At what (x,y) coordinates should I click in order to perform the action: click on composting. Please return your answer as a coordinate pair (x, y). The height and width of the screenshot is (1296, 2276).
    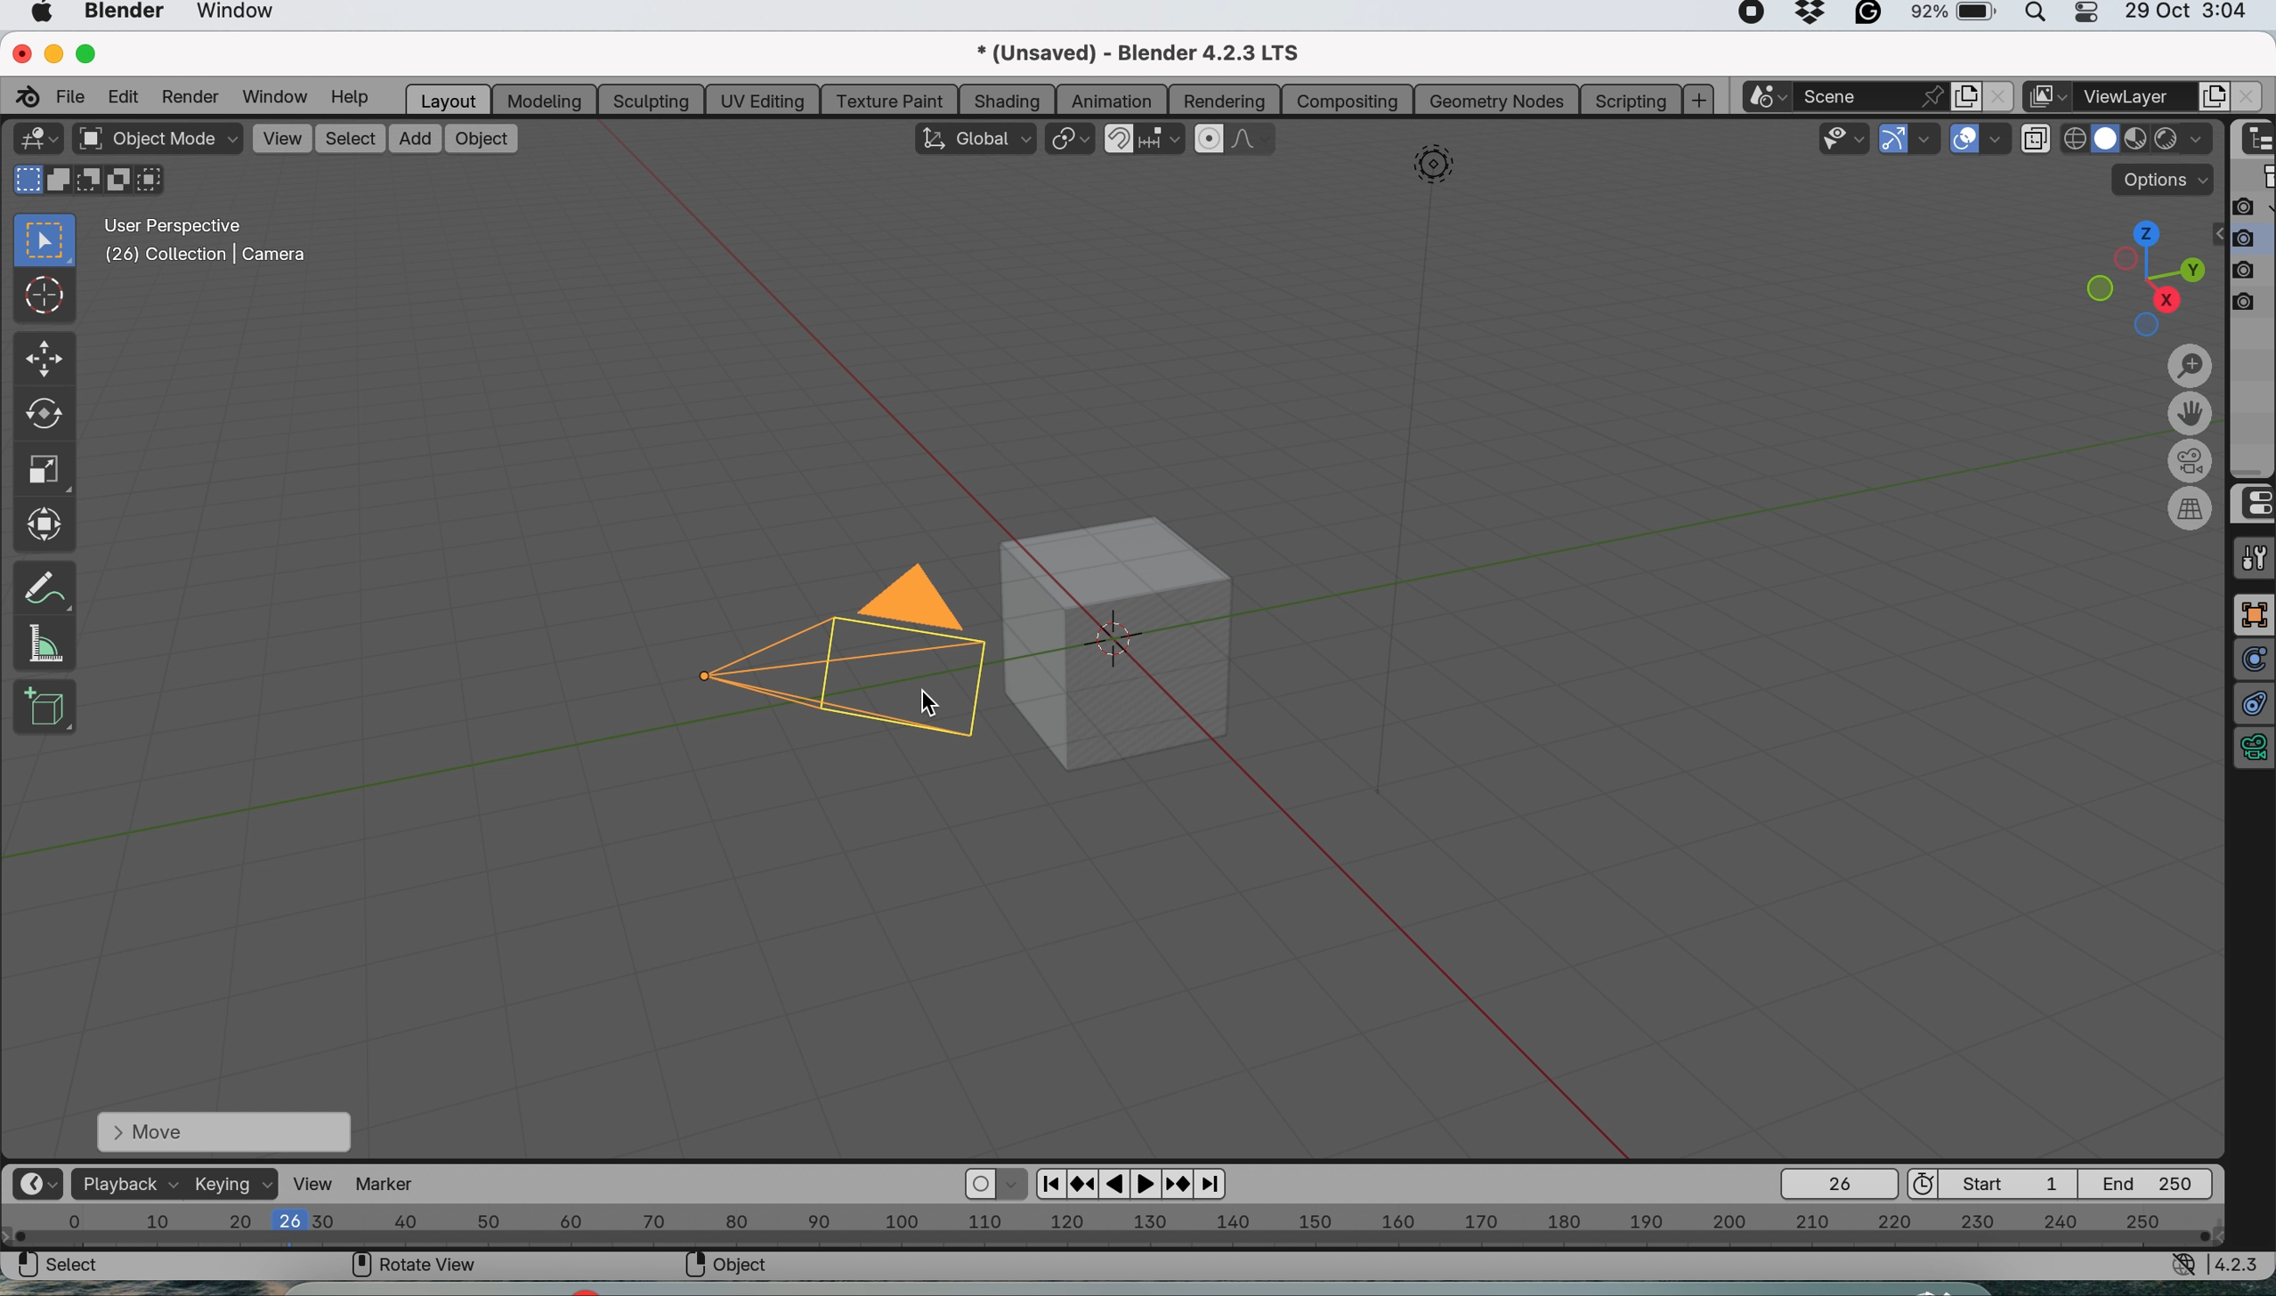
    Looking at the image, I should click on (1351, 100).